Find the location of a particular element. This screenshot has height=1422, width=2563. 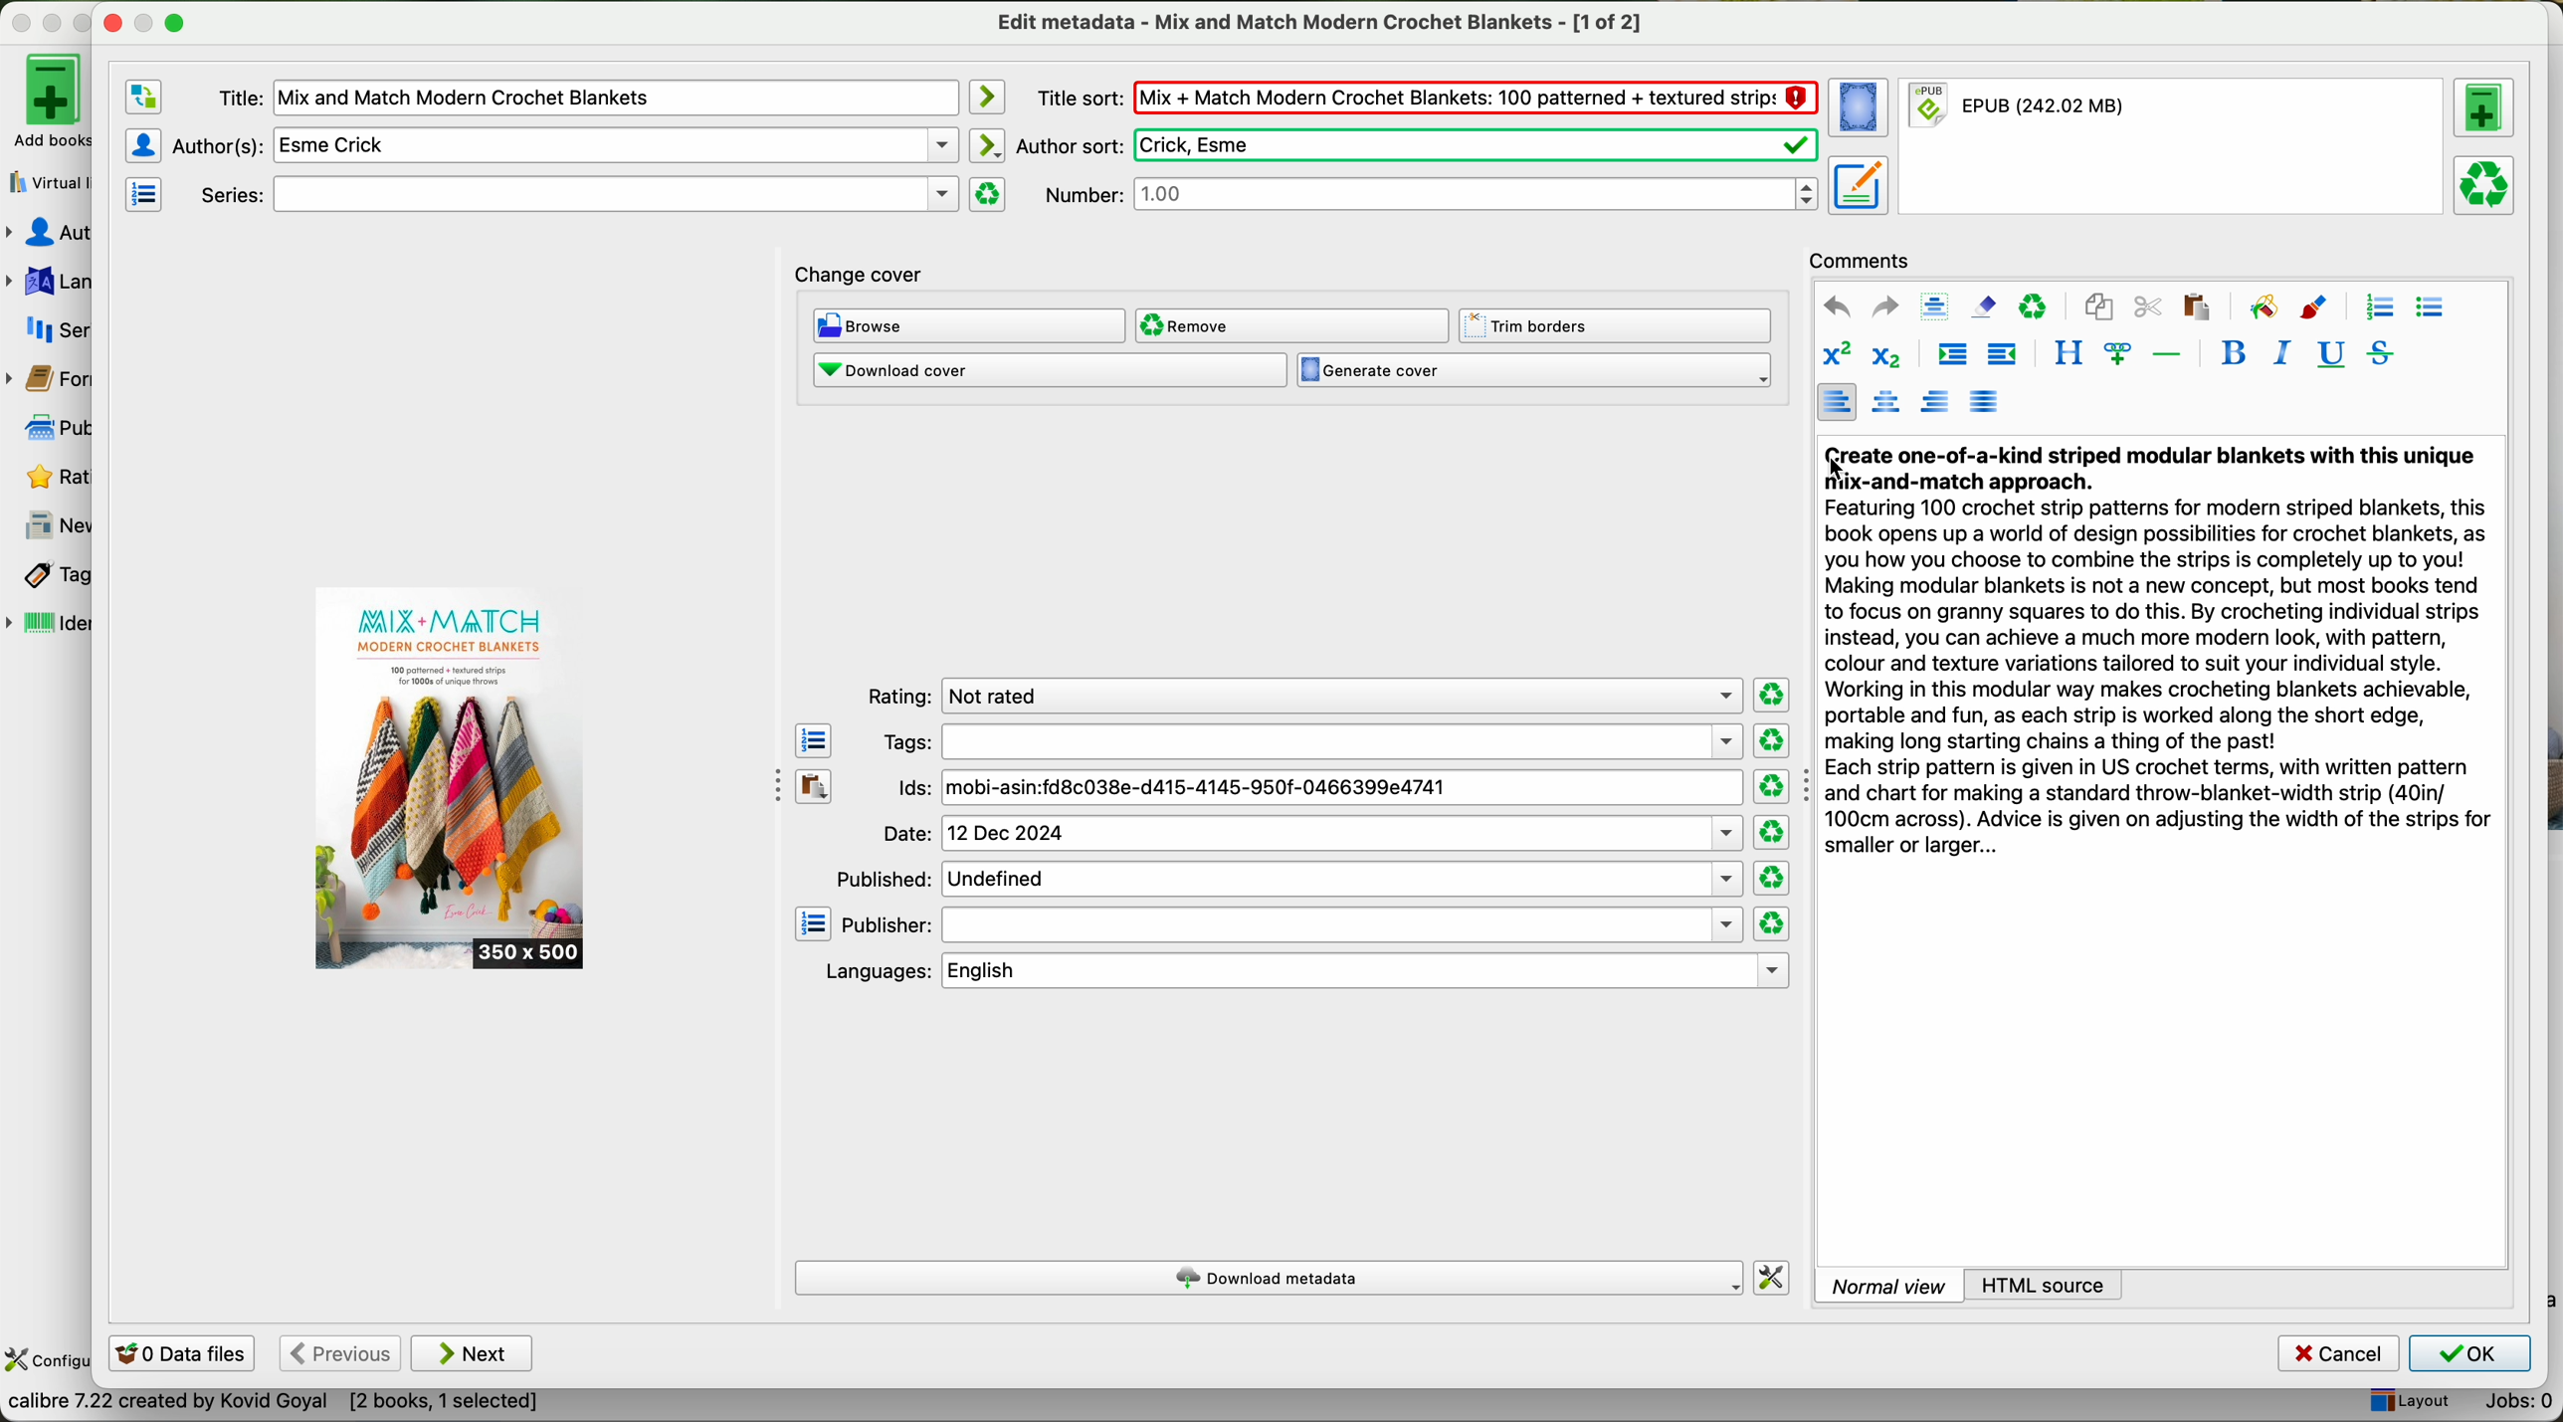

paste the contents of the clipboard is located at coordinates (815, 787).